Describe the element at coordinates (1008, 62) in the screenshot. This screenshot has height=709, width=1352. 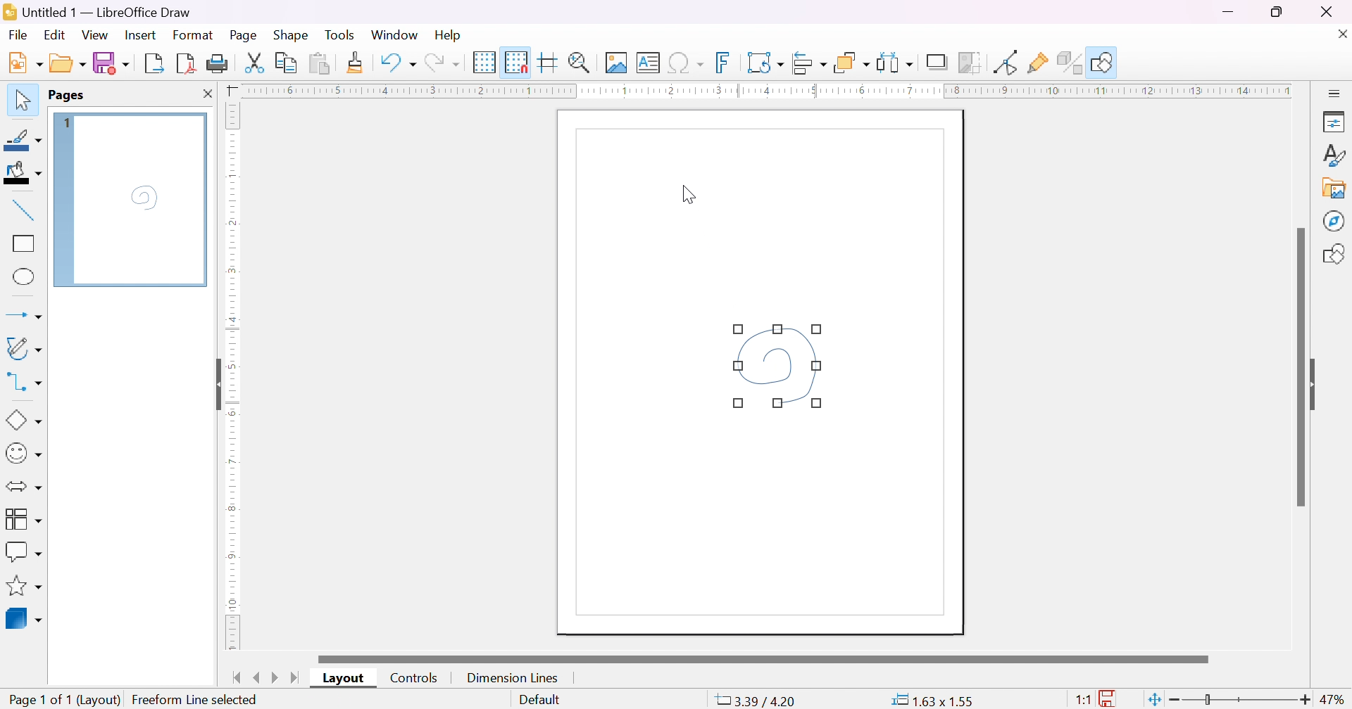
I see `toggle point edit mode` at that location.